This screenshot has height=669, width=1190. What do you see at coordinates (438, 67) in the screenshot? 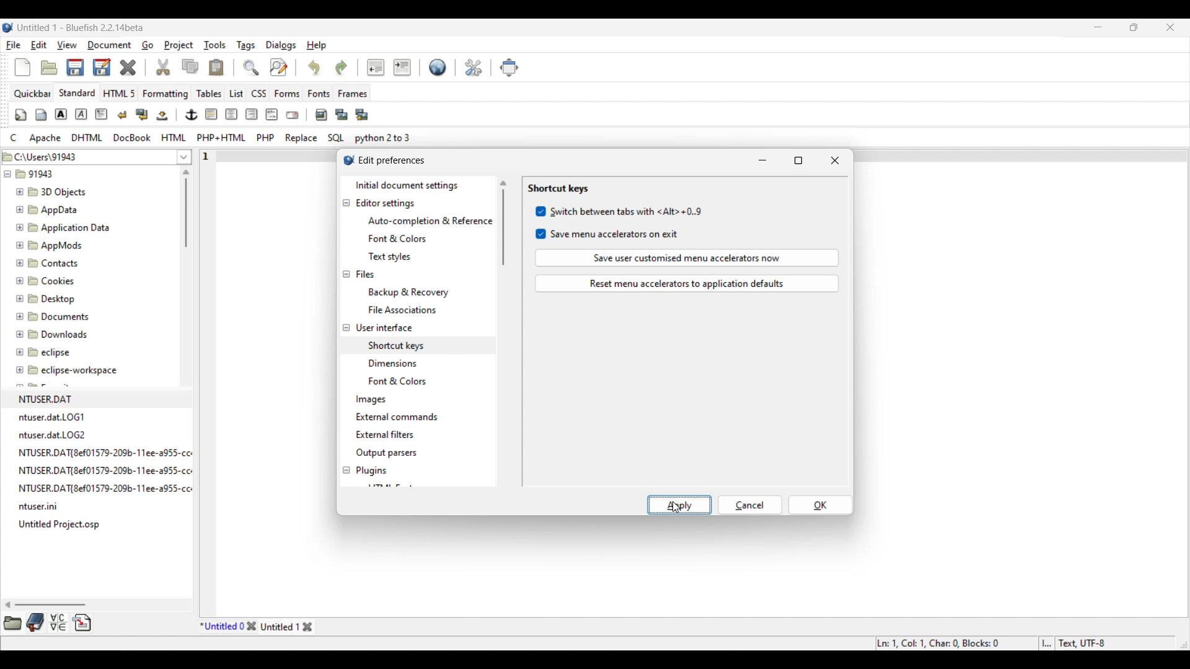
I see `Default settings` at bounding box center [438, 67].